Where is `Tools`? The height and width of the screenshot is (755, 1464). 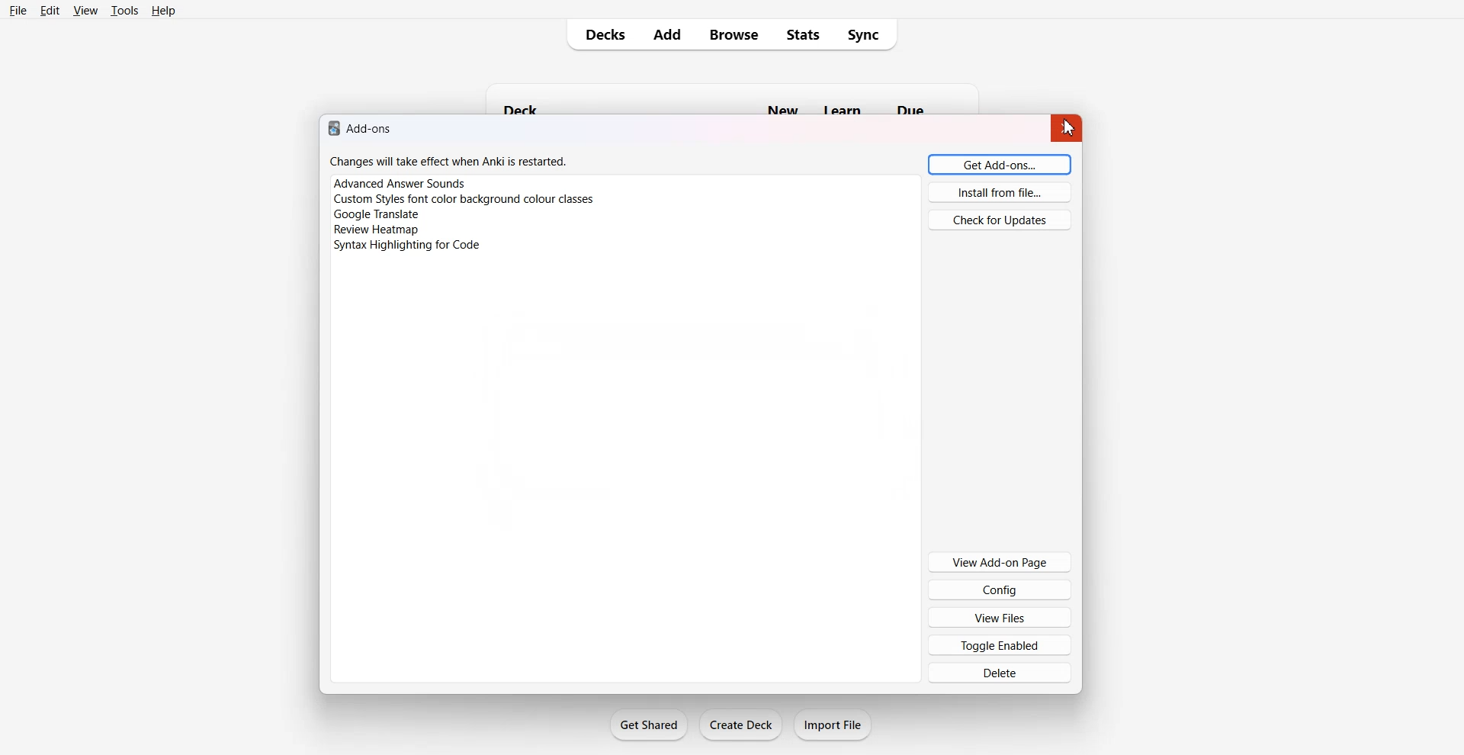
Tools is located at coordinates (124, 11).